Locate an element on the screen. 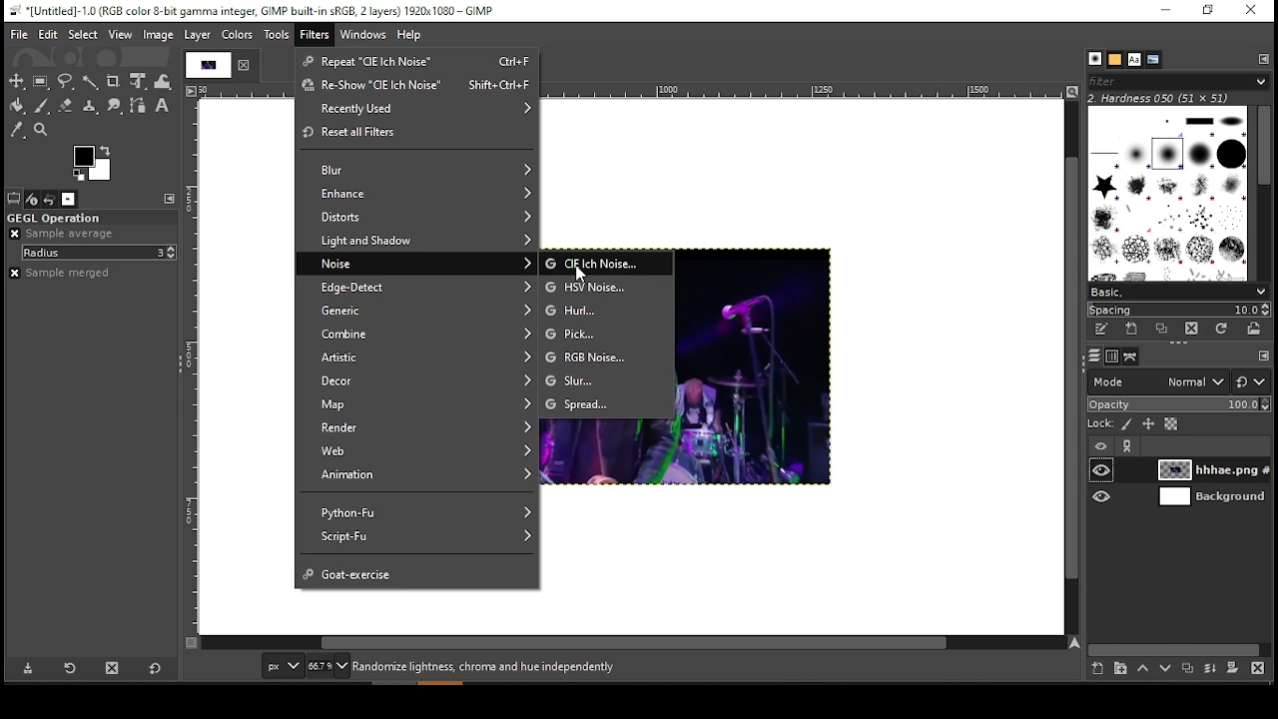 This screenshot has height=719, width=1278. new layer group is located at coordinates (1118, 669).